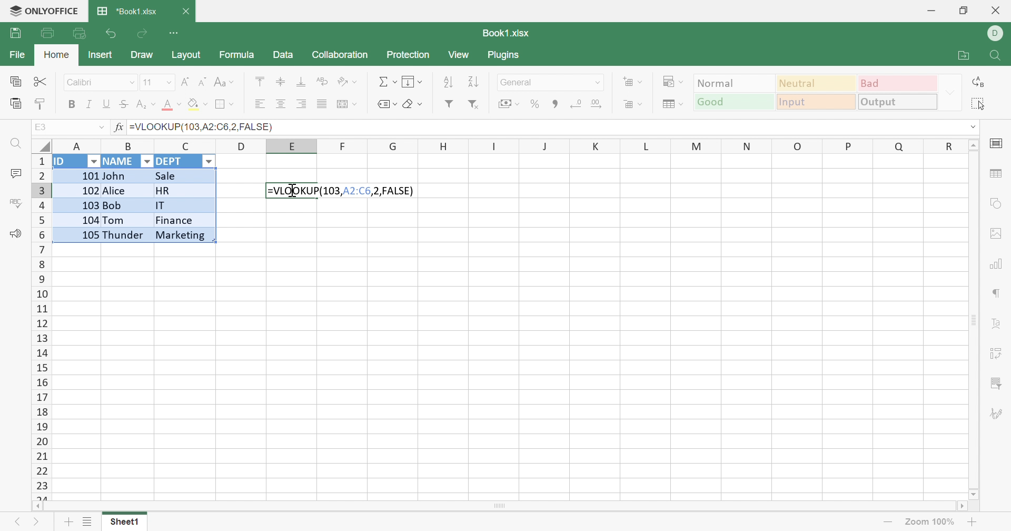 This screenshot has height=531, width=1011. I want to click on Replace, so click(978, 83).